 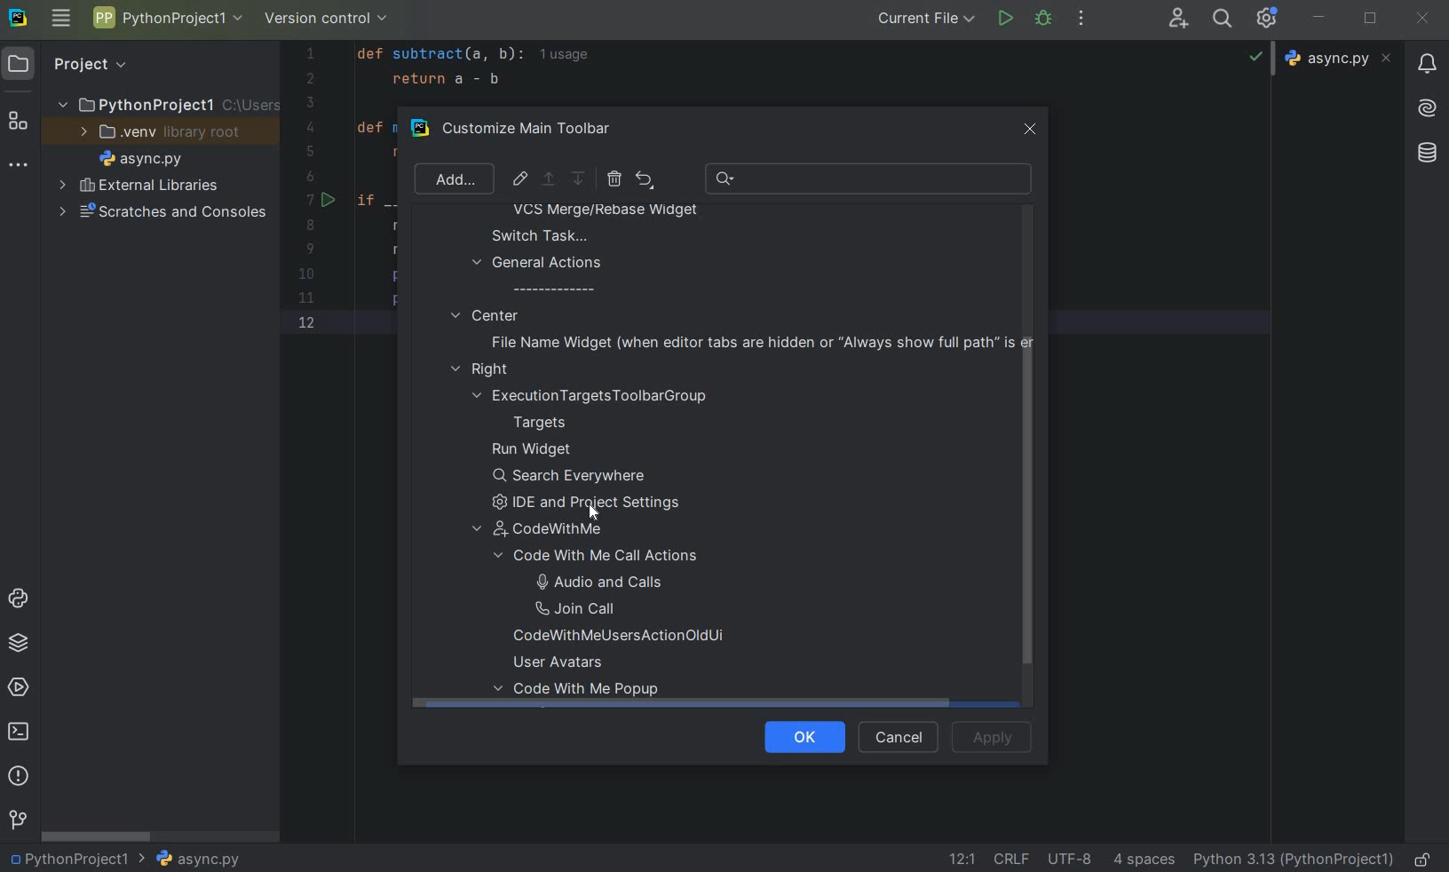 I want to click on switch task, so click(x=531, y=235).